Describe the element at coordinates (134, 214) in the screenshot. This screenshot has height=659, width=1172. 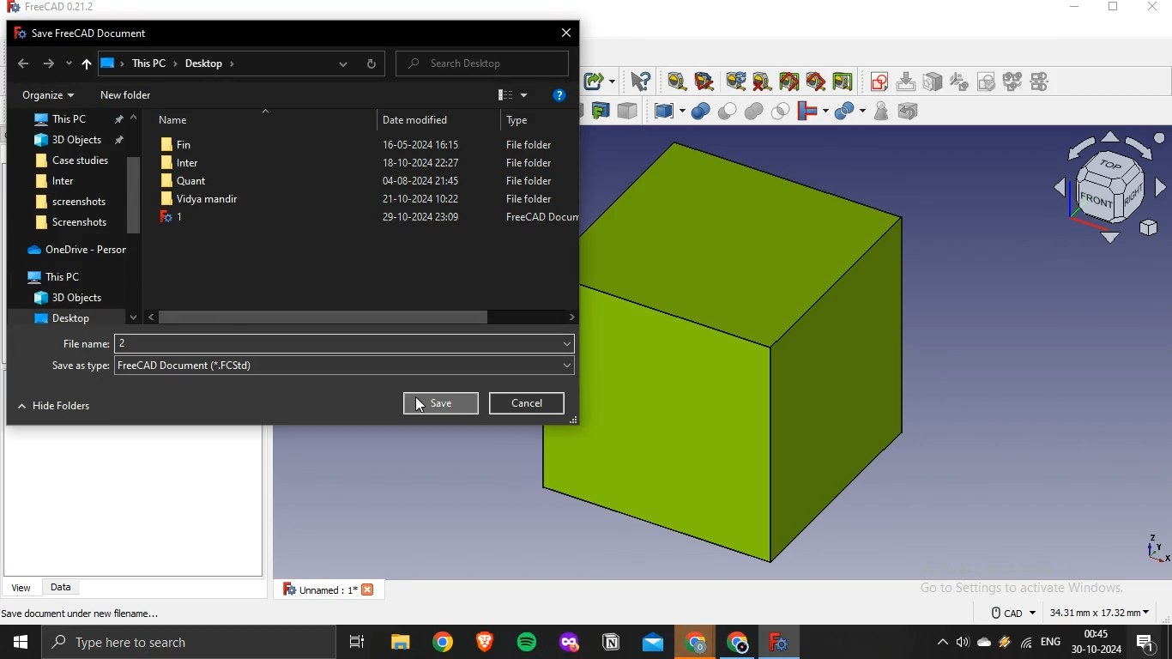
I see `scrollbar` at that location.